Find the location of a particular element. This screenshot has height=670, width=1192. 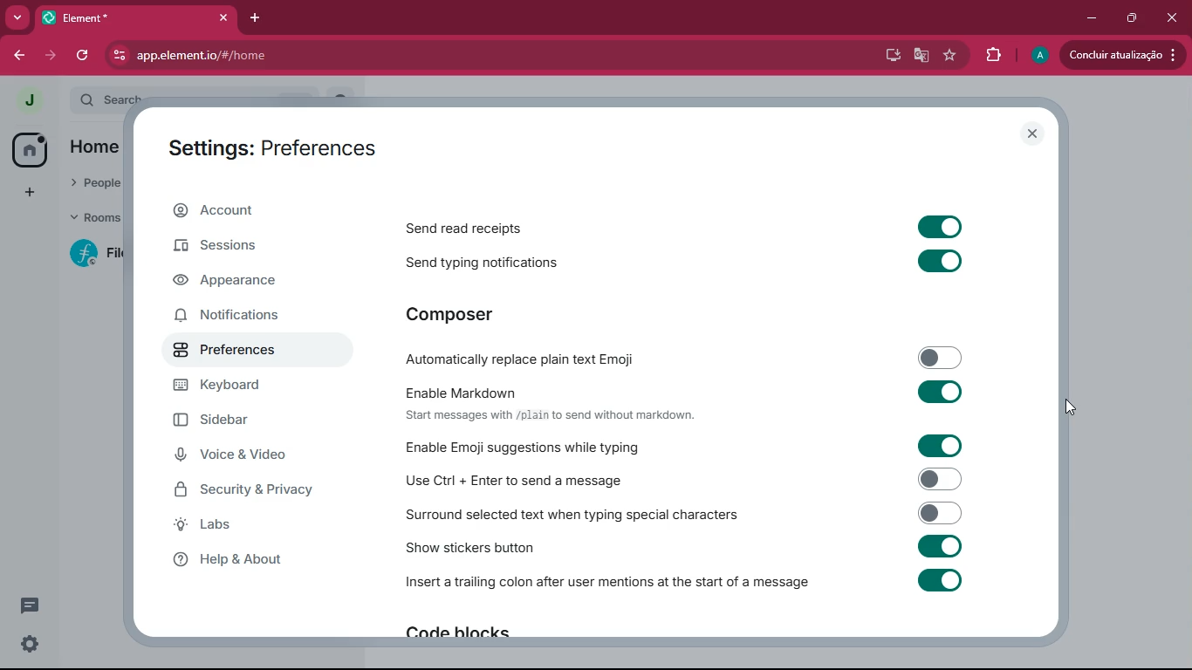

Insert a trailing colon after user mentions at the start of a message is located at coordinates (682, 588).